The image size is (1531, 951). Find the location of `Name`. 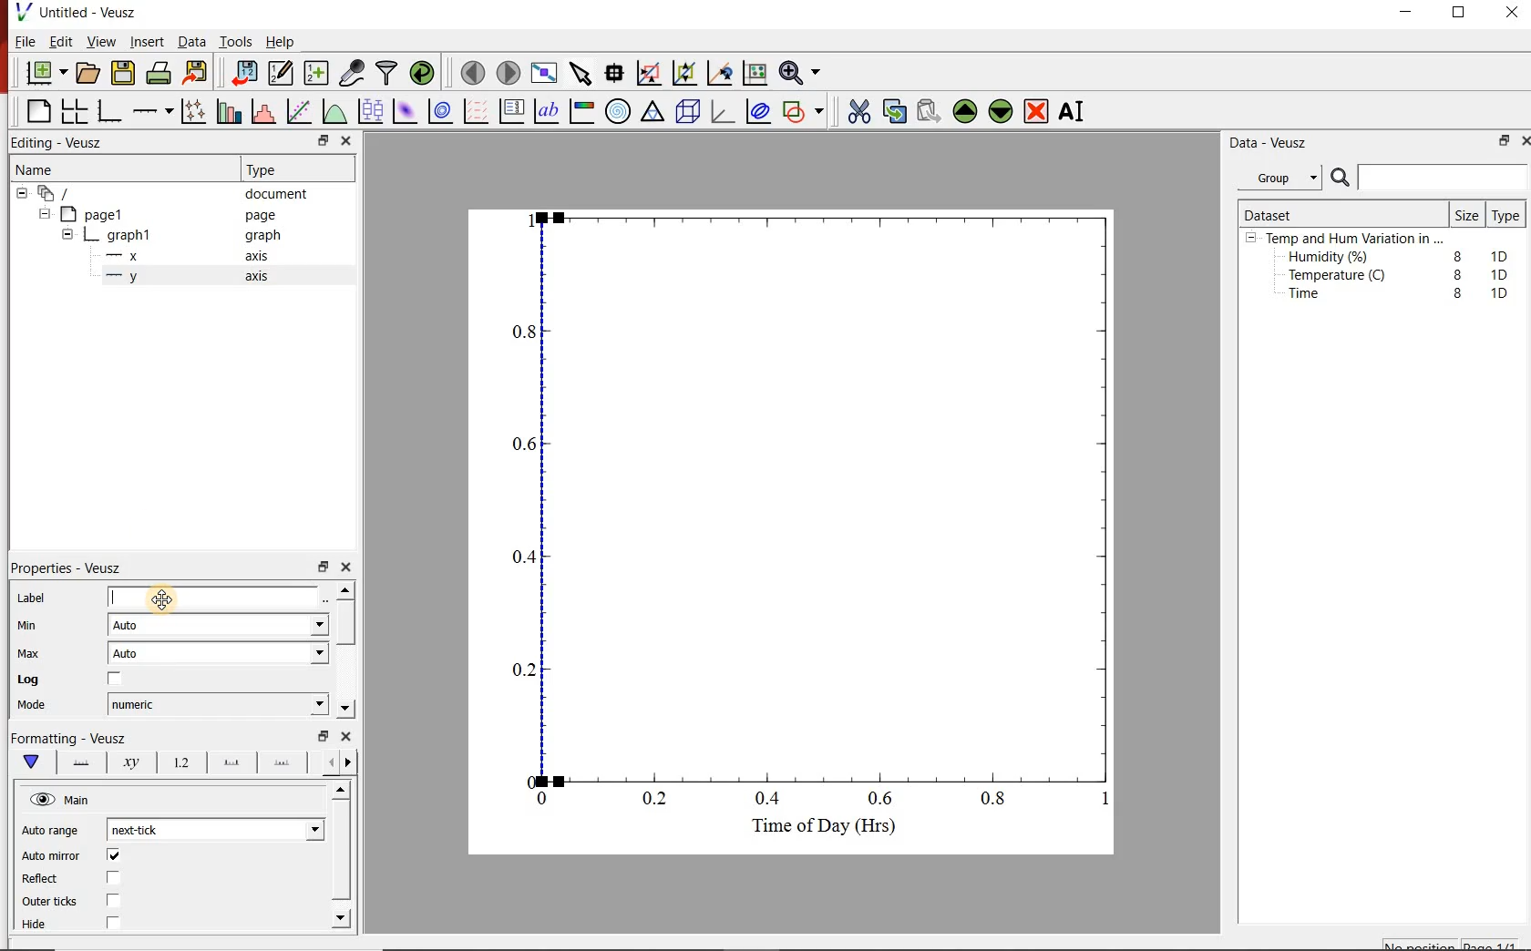

Name is located at coordinates (51, 171).